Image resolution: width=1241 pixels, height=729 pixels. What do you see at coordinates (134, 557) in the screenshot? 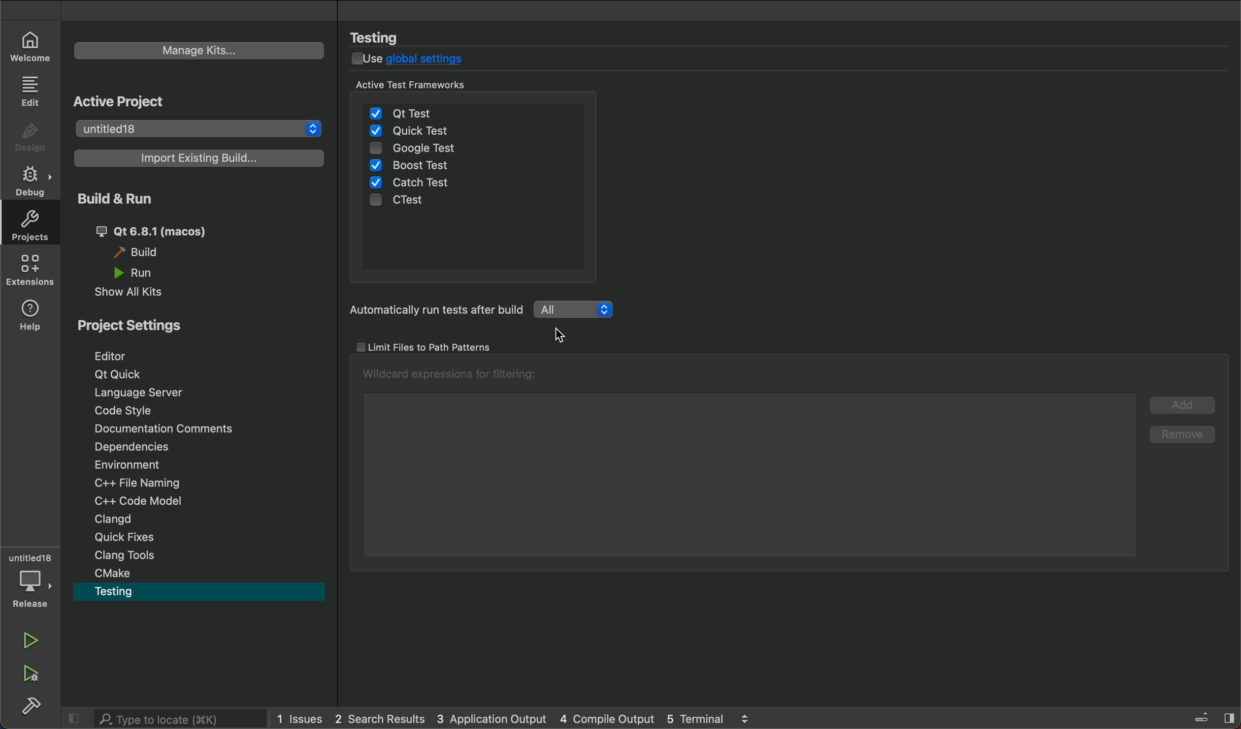
I see `clang tools` at bounding box center [134, 557].